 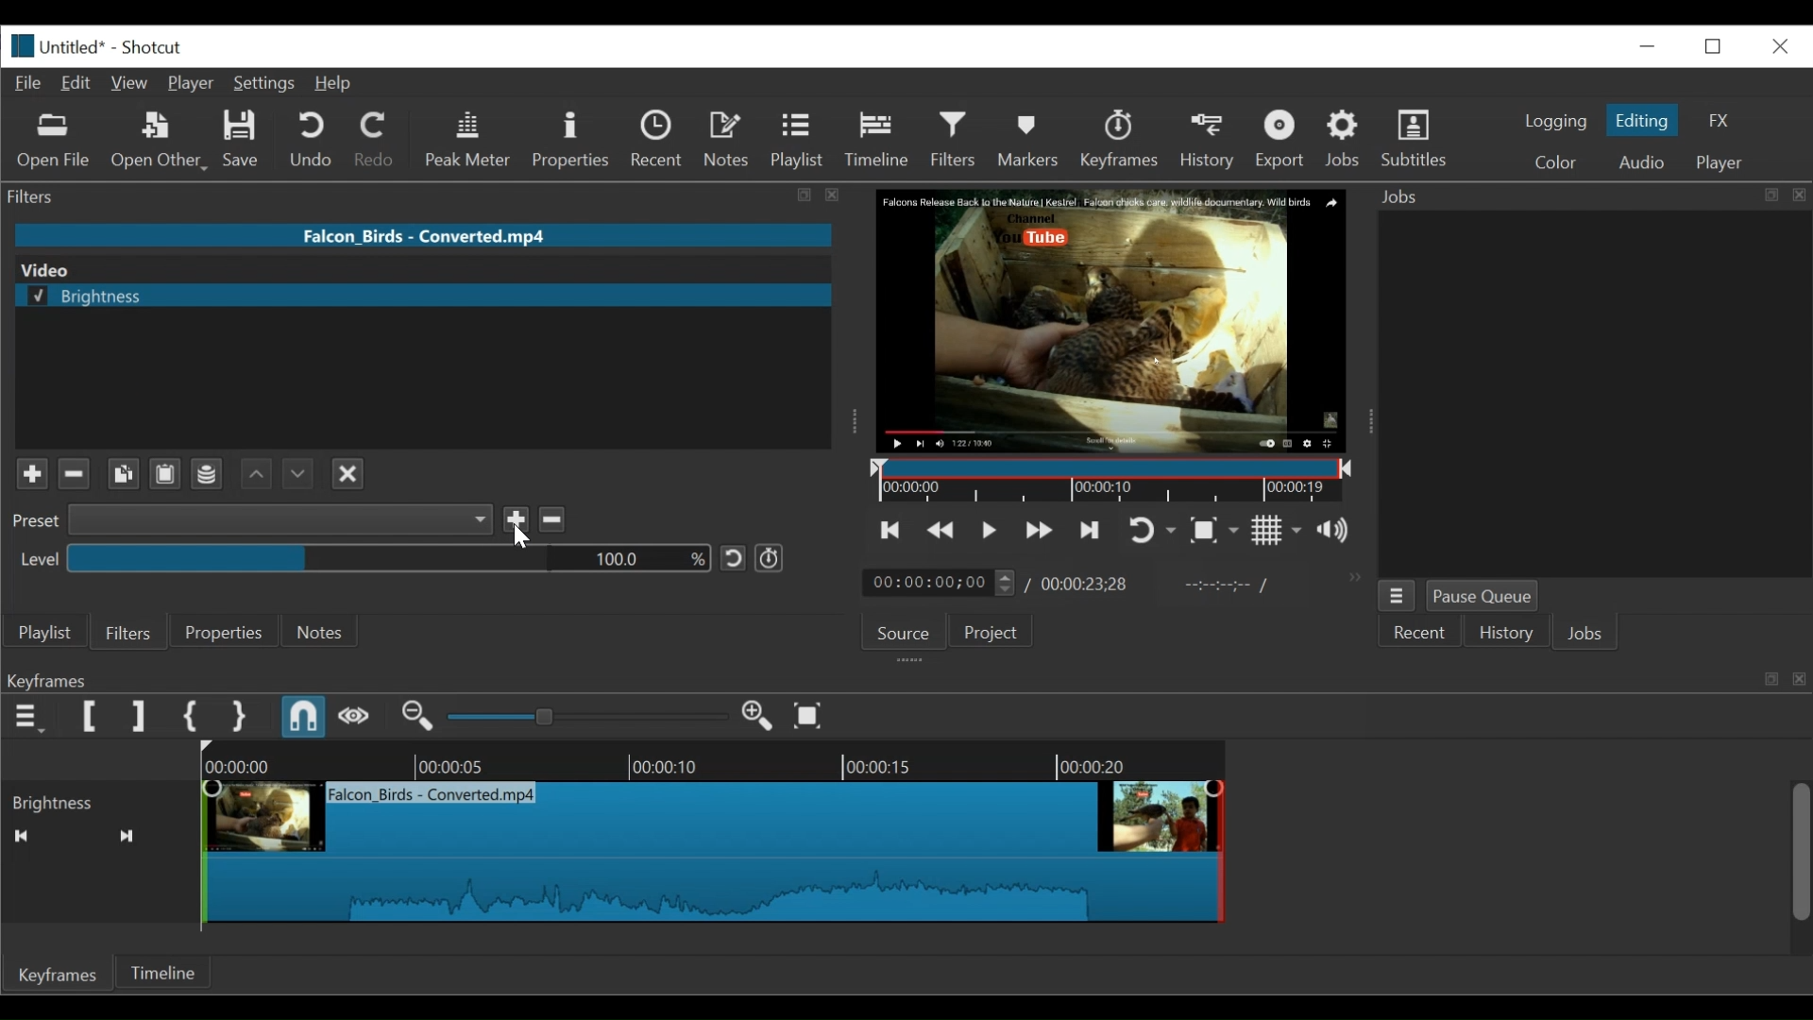 I want to click on Zoom keyframe out , so click(x=760, y=717).